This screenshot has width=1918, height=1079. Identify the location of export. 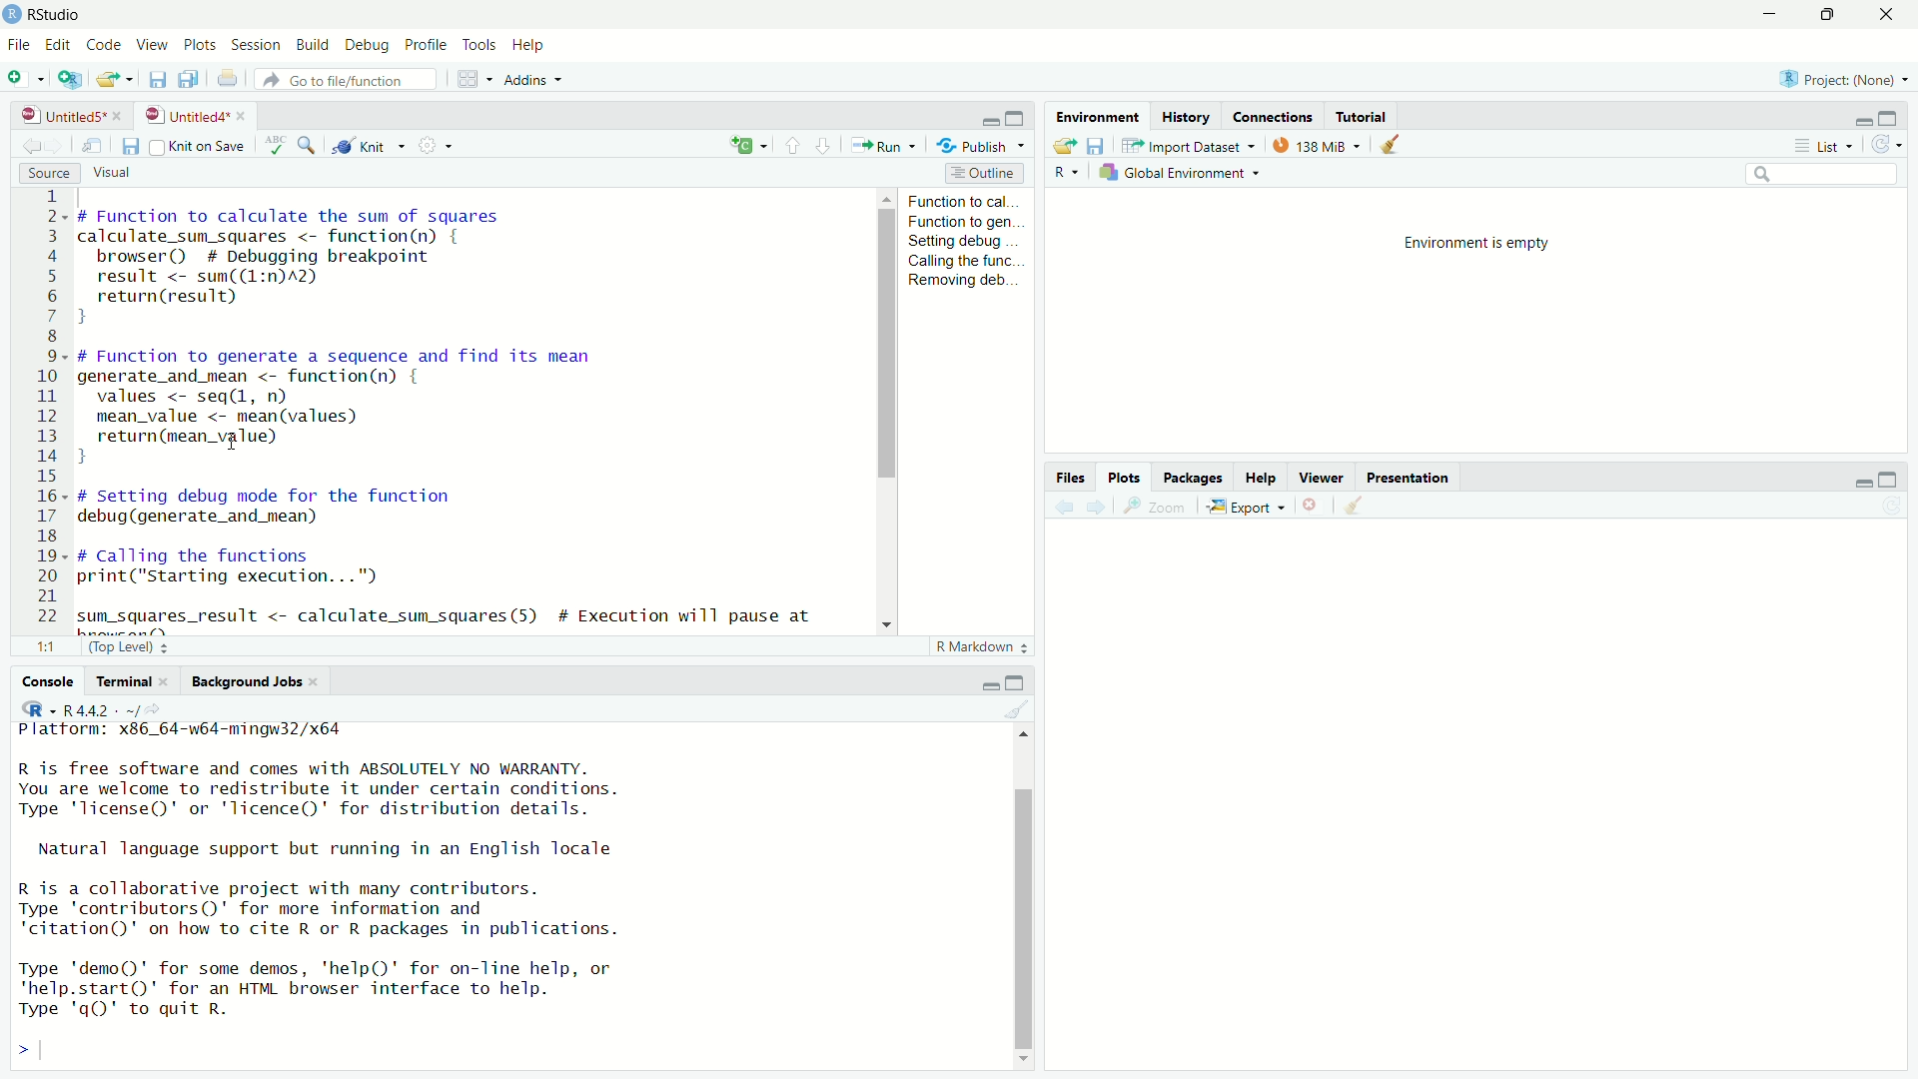
(1247, 508).